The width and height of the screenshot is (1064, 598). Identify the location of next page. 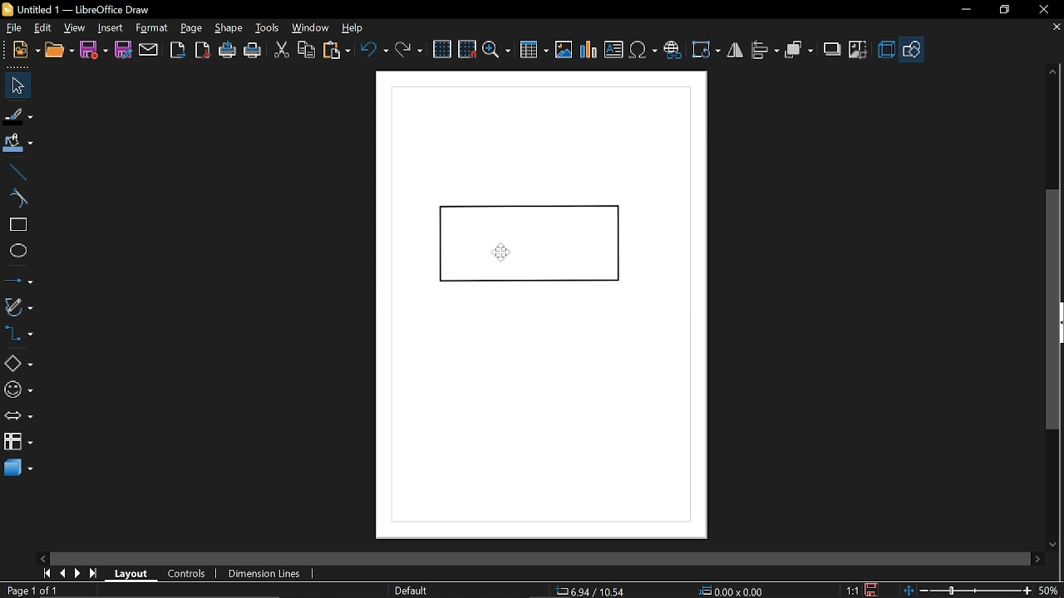
(77, 574).